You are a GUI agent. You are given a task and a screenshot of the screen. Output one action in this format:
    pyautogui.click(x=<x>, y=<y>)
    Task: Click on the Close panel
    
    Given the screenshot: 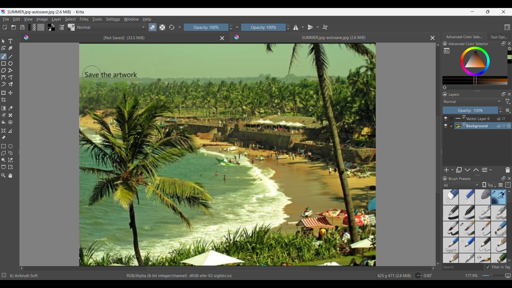 What is the action you would take?
    pyautogui.click(x=509, y=178)
    